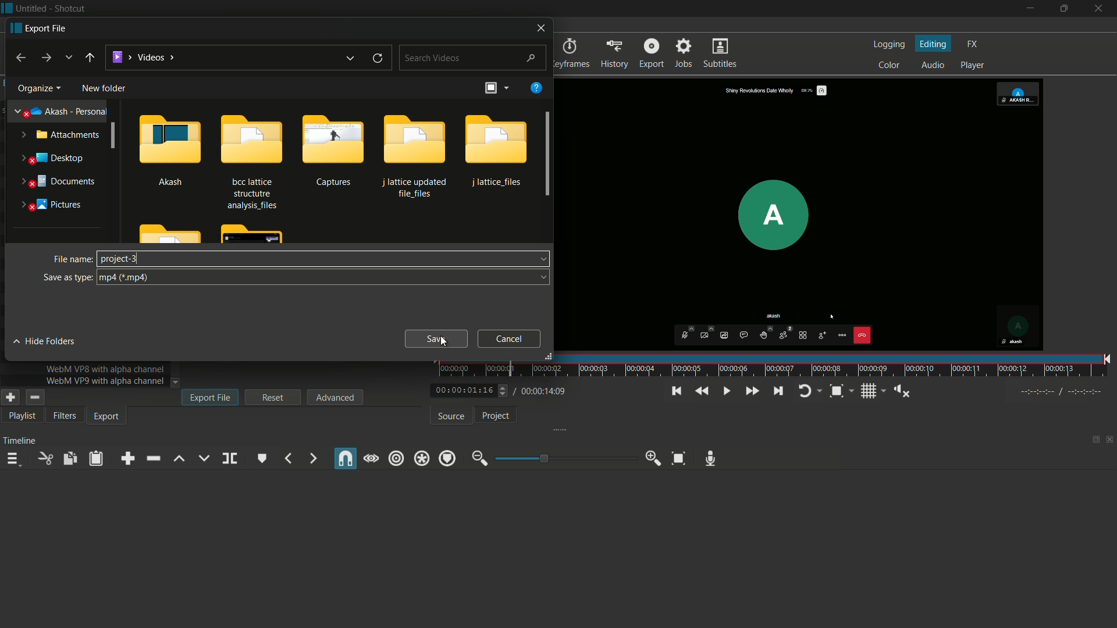  What do you see at coordinates (1028, 9) in the screenshot?
I see `minimize` at bounding box center [1028, 9].